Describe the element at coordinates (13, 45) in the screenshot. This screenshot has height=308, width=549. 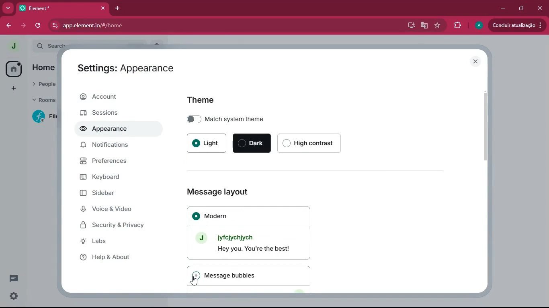
I see `profile picture` at that location.